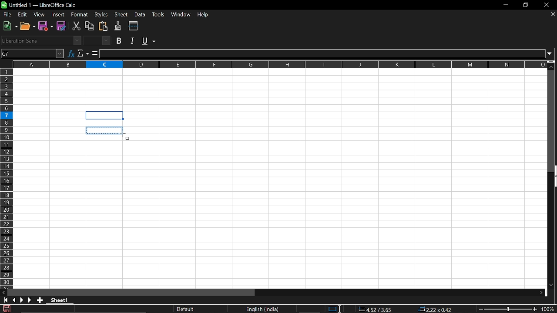 The width and height of the screenshot is (557, 313). What do you see at coordinates (28, 26) in the screenshot?
I see `Open` at bounding box center [28, 26].